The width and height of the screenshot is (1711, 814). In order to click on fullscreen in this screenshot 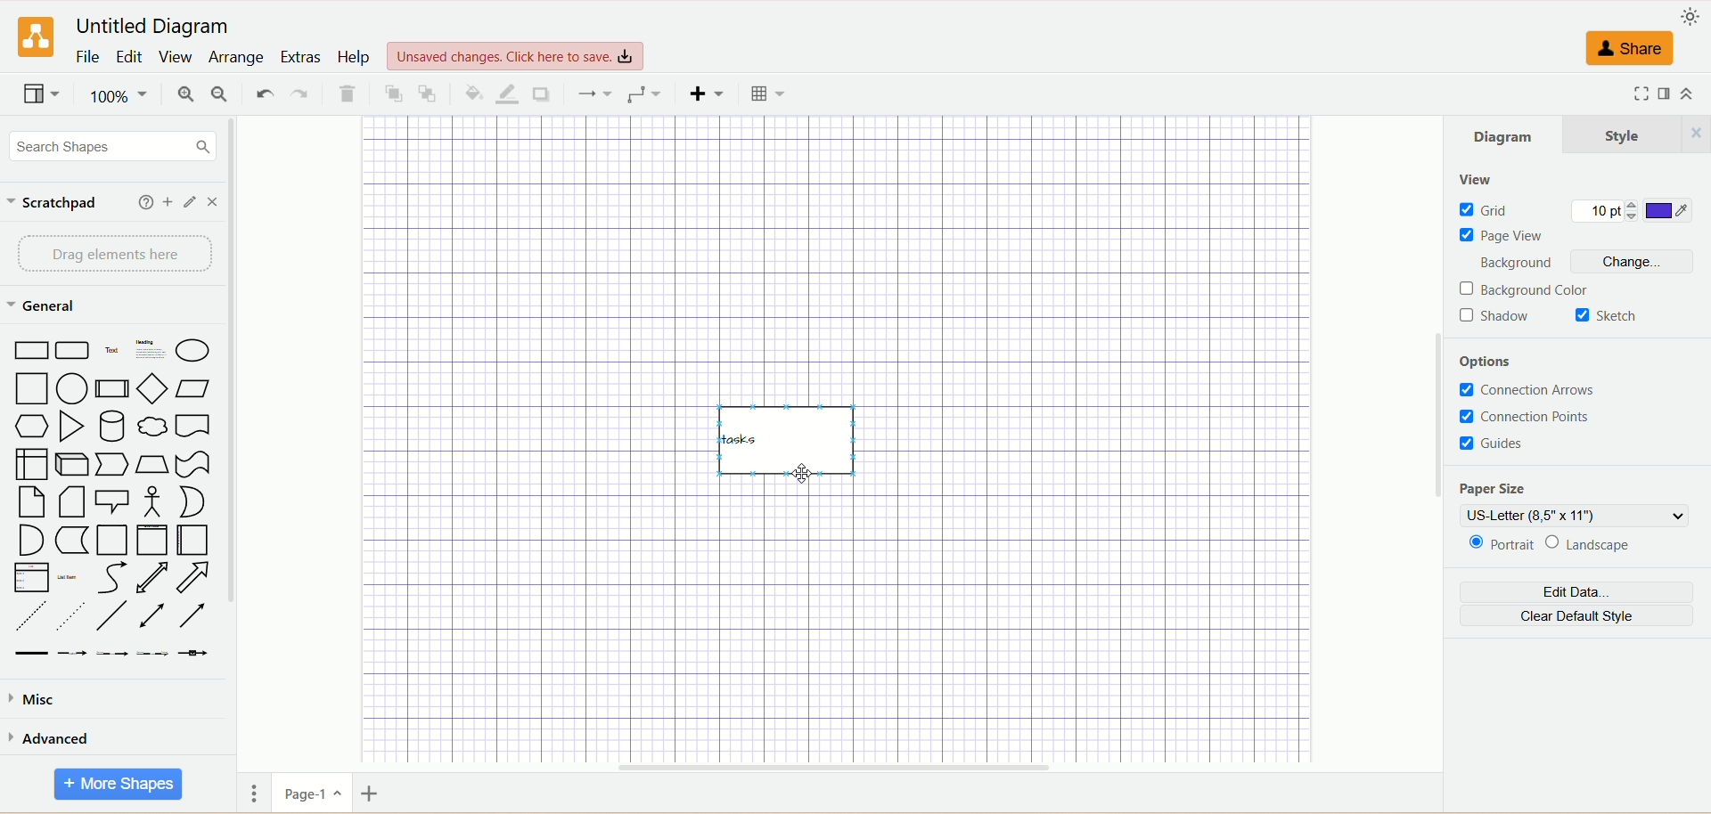, I will do `click(1641, 94)`.